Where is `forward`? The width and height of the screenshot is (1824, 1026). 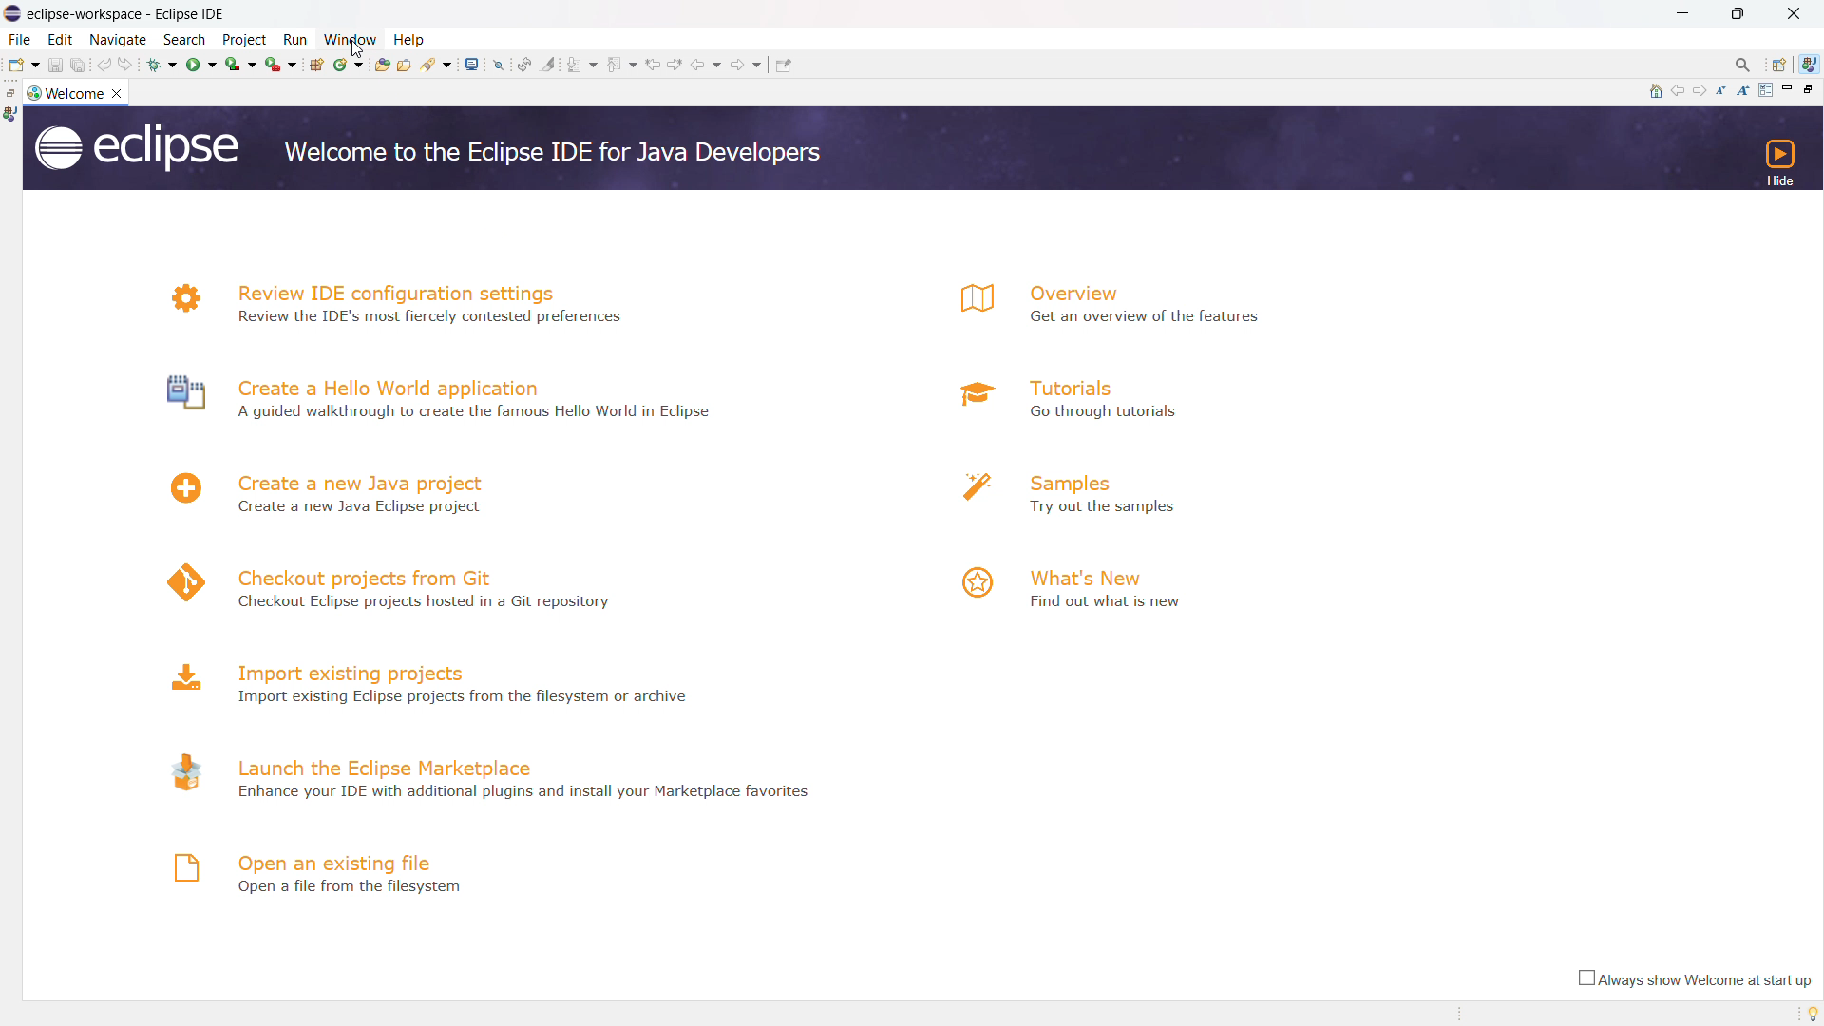
forward is located at coordinates (745, 64).